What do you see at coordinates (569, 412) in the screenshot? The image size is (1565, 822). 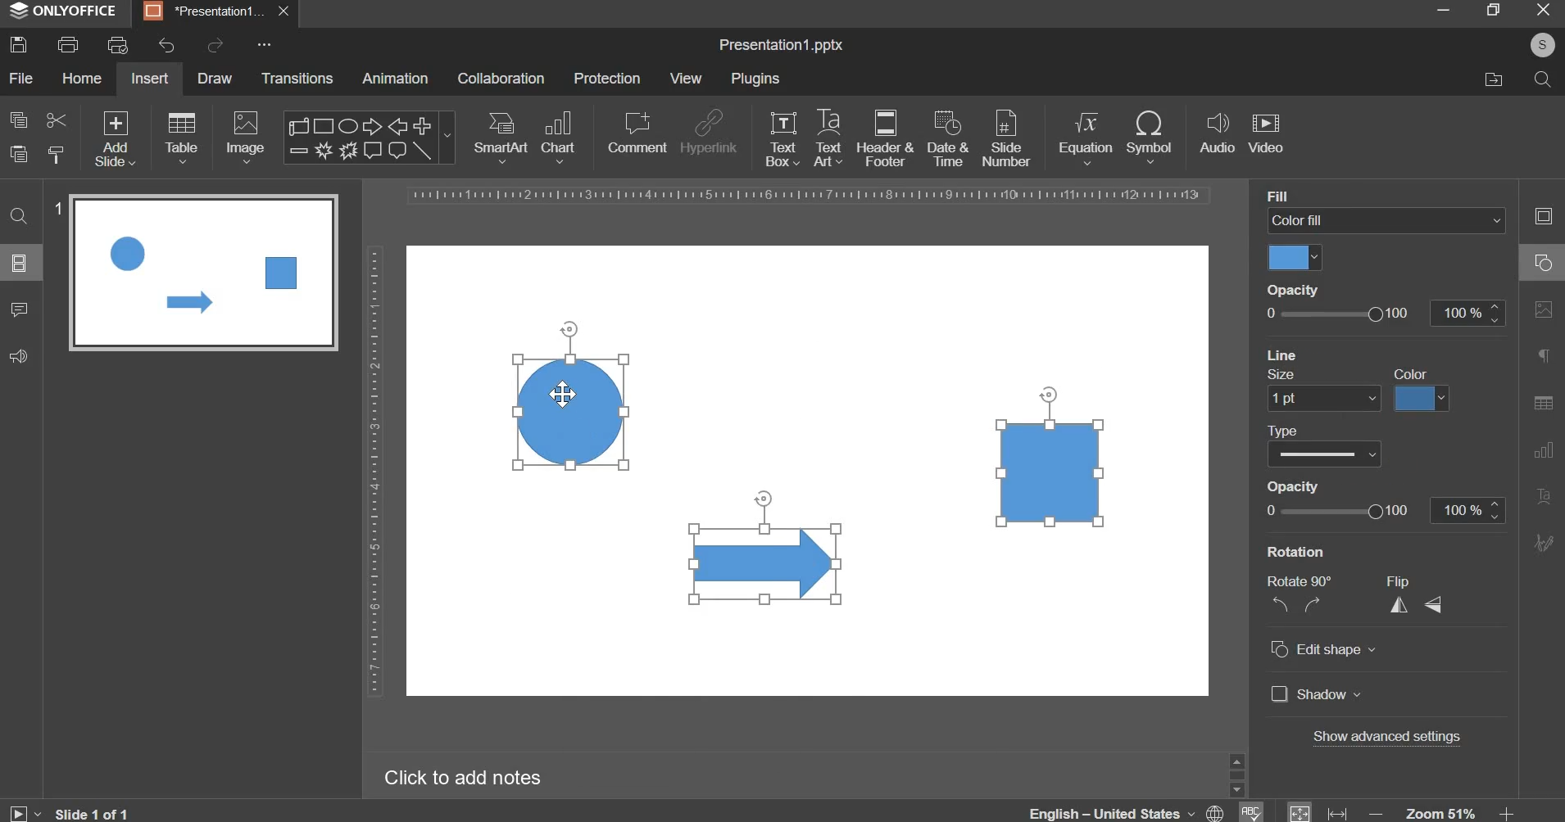 I see `circle` at bounding box center [569, 412].